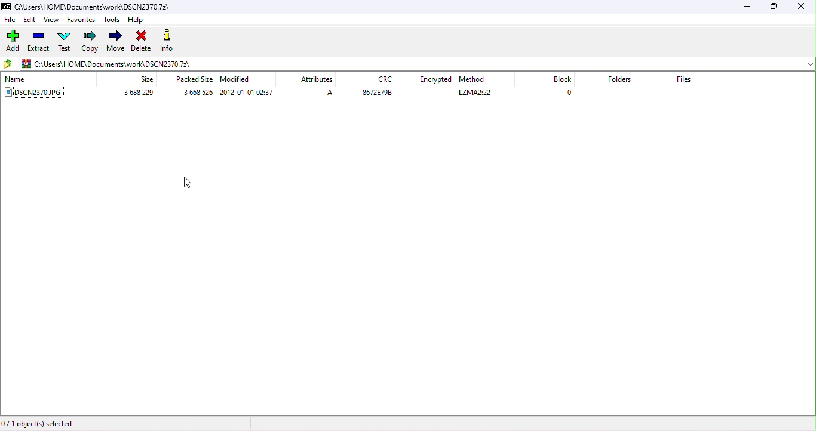 The image size is (816, 431). I want to click on move, so click(116, 41).